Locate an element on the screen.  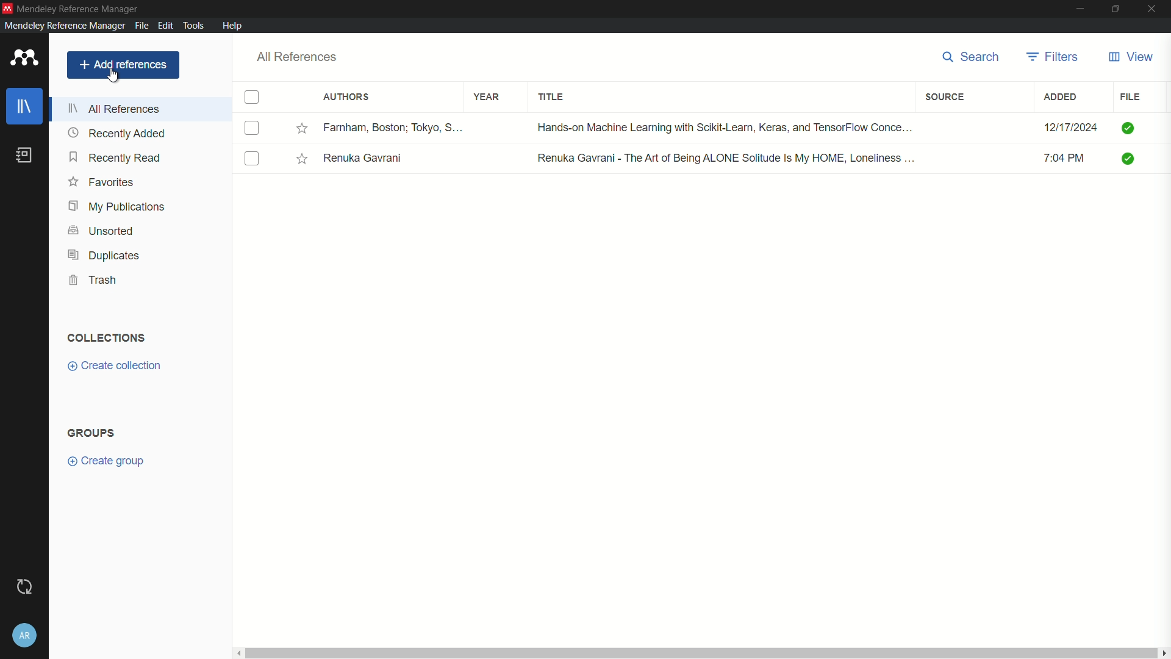
groups is located at coordinates (91, 433).